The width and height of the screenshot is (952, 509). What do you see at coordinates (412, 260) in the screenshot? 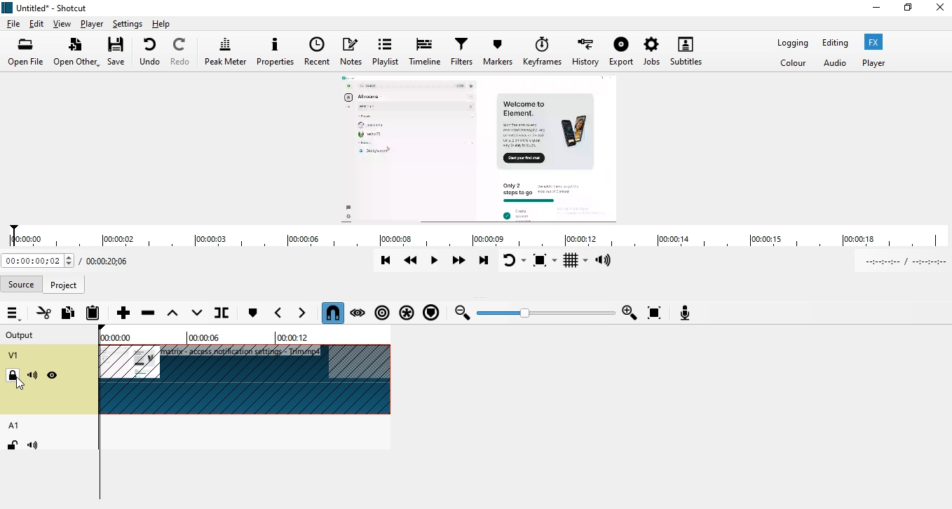
I see `Play quickly backwards` at bounding box center [412, 260].